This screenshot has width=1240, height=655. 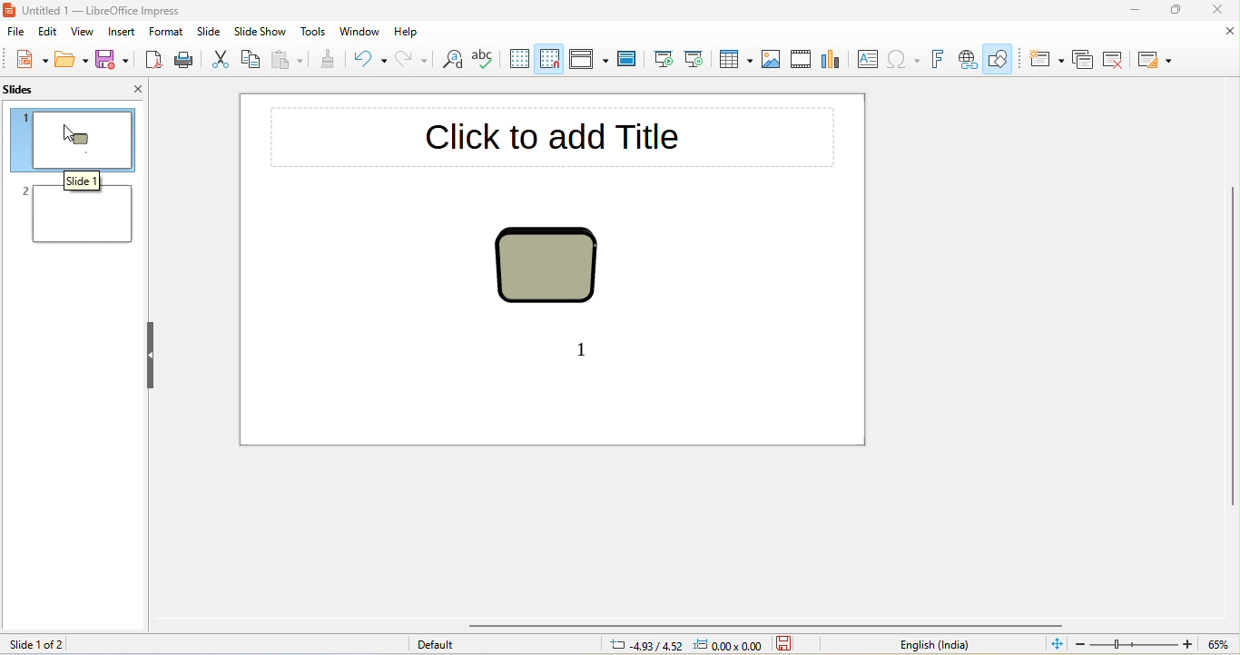 What do you see at coordinates (517, 60) in the screenshot?
I see `display grid` at bounding box center [517, 60].